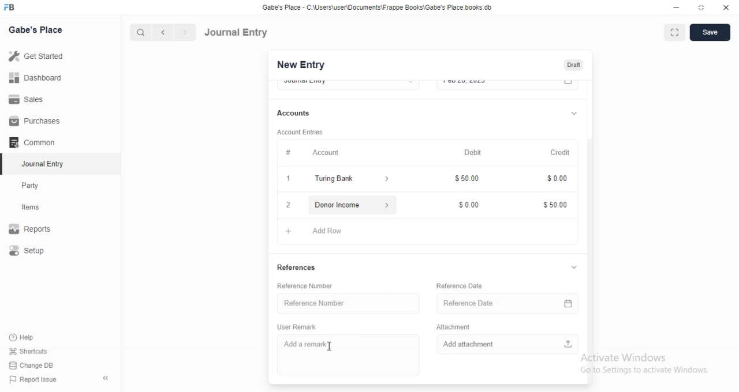  What do you see at coordinates (322, 229) in the screenshot?
I see `Add Row` at bounding box center [322, 229].